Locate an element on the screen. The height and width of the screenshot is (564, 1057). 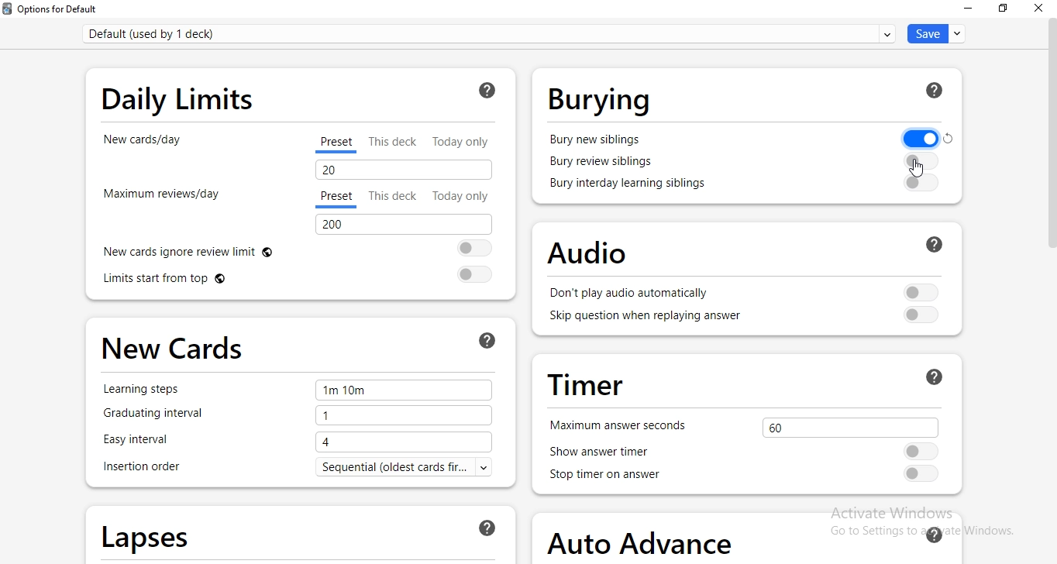
ask is located at coordinates (489, 528).